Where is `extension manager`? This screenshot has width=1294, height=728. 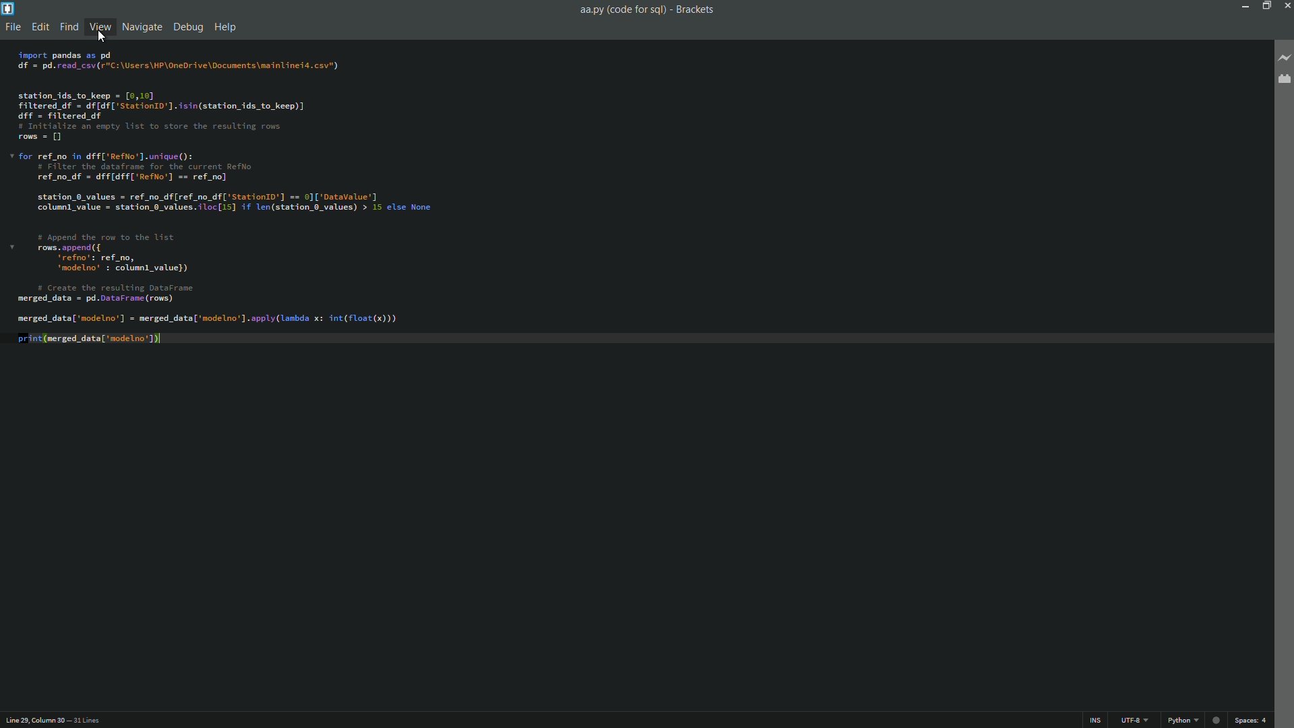 extension manager is located at coordinates (1286, 80).